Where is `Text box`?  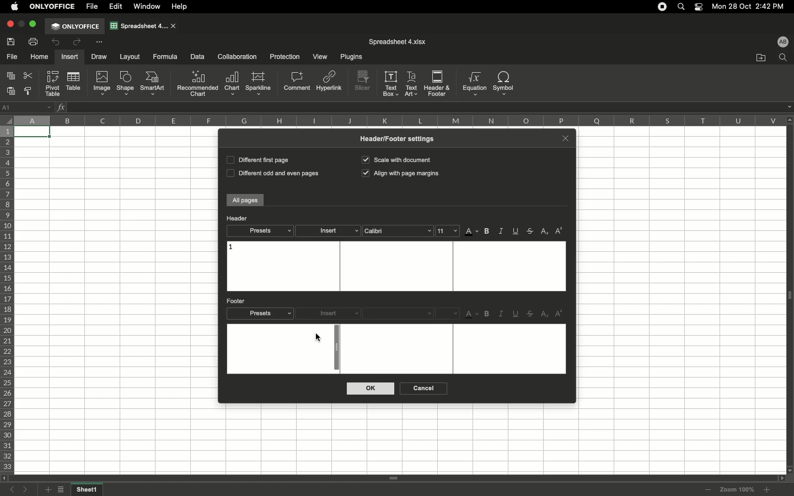 Text box is located at coordinates (395, 266).